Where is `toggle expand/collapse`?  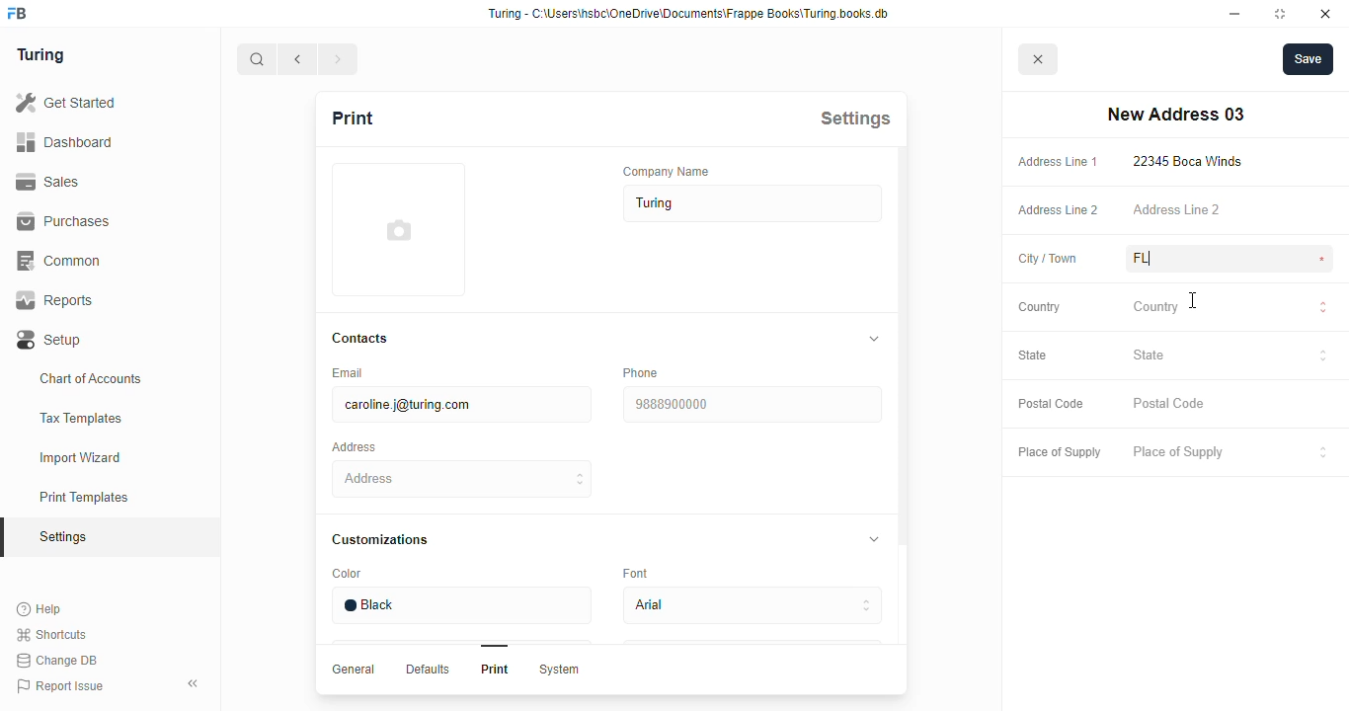
toggle expand/collapse is located at coordinates (870, 339).